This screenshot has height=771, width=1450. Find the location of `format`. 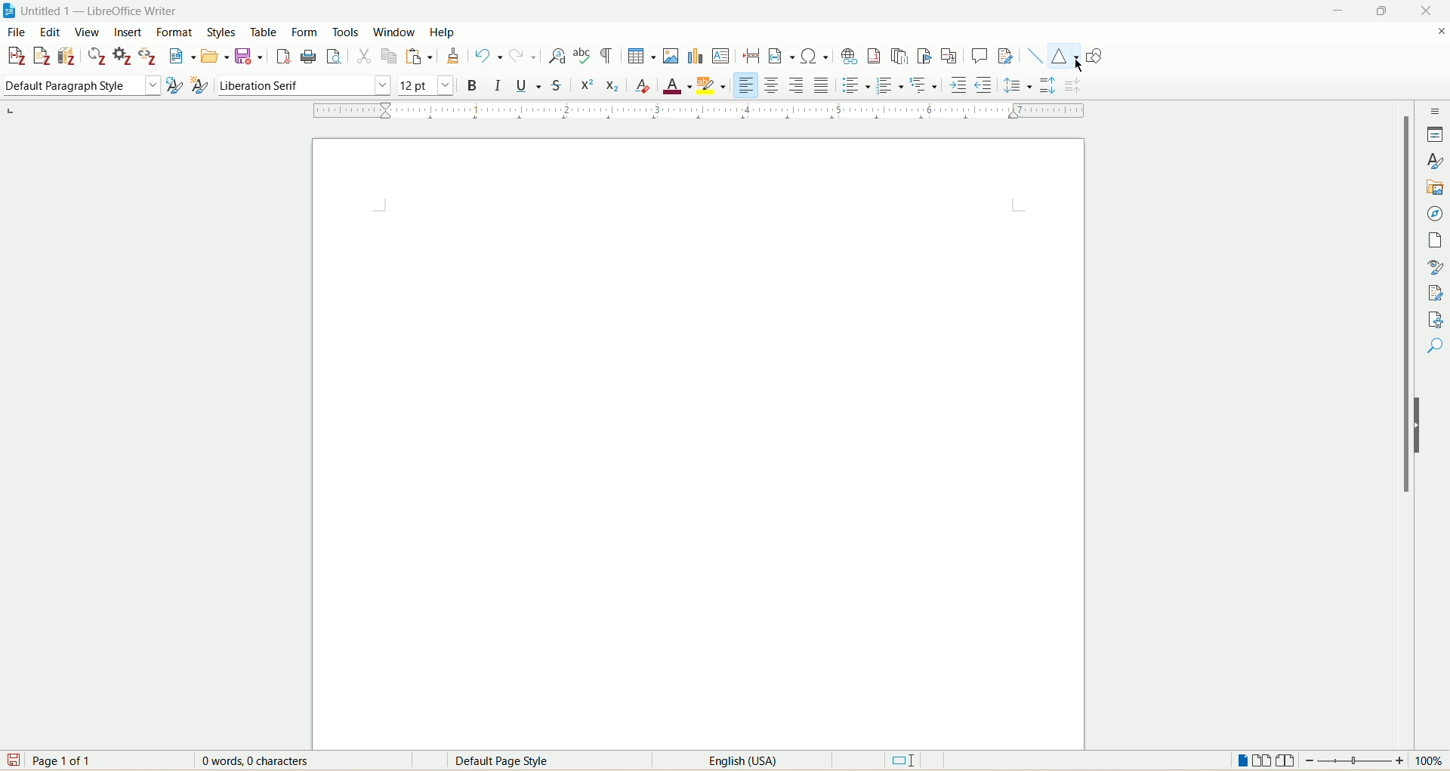

format is located at coordinates (177, 32).